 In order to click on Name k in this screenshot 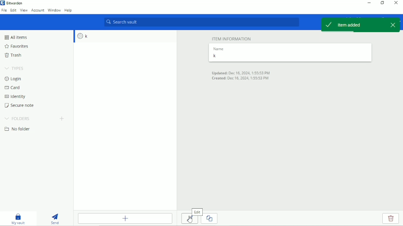, I will do `click(290, 53)`.